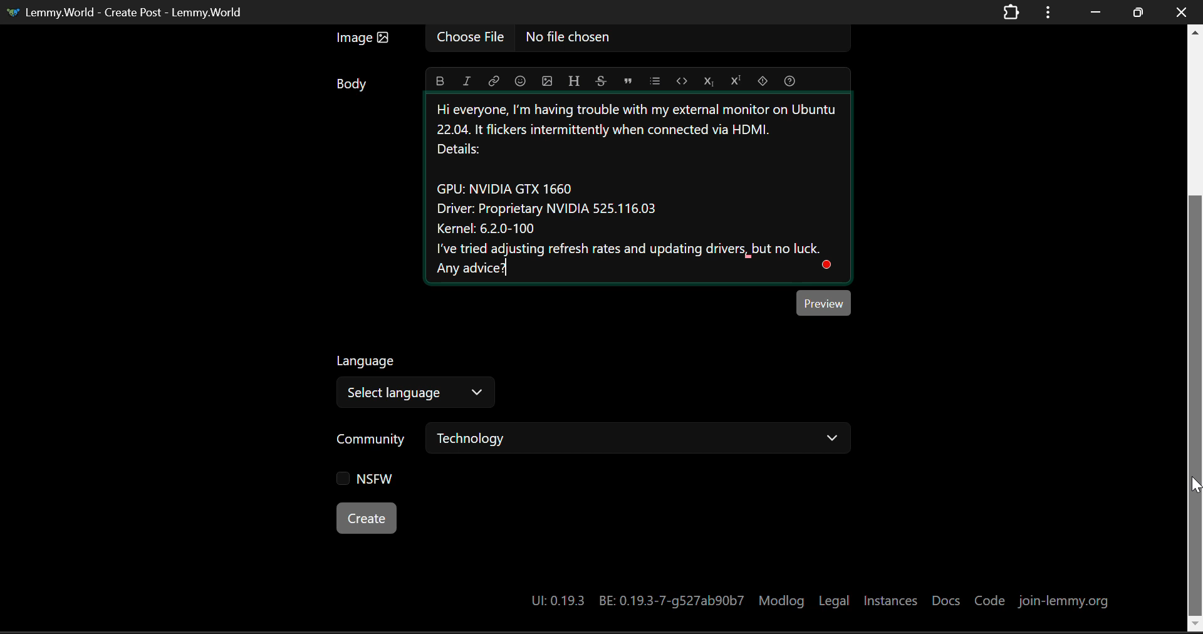 The image size is (1203, 634). I want to click on Post Preview Button, so click(825, 302).